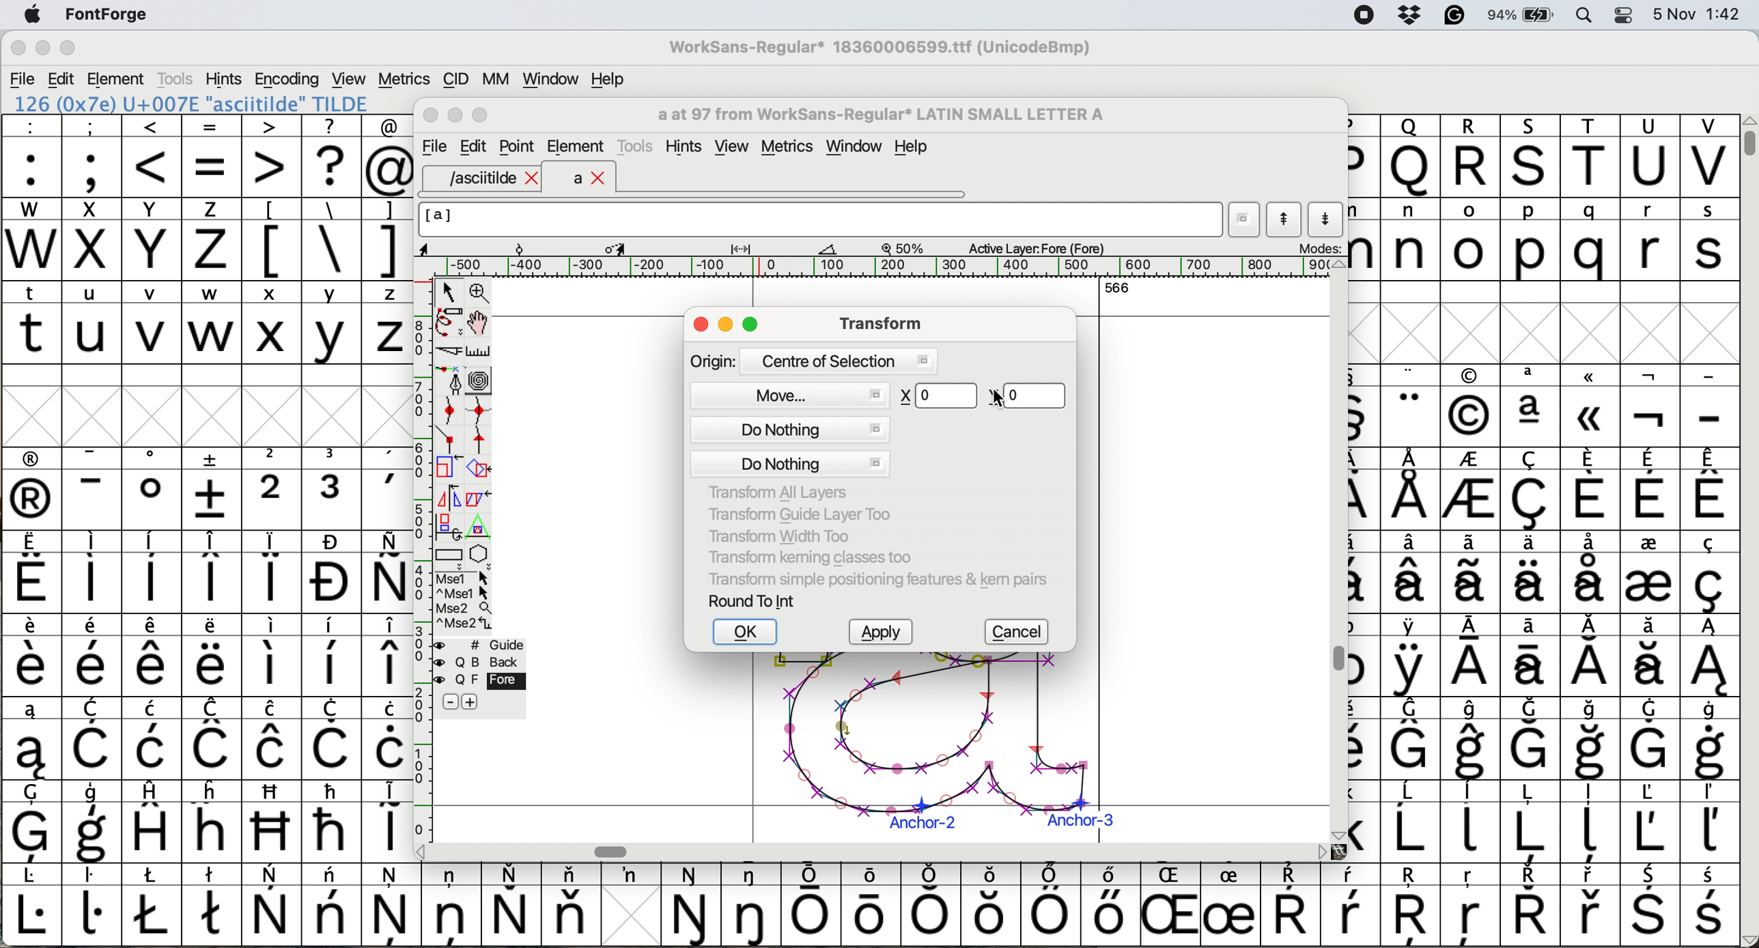 The image size is (1759, 948). What do you see at coordinates (1592, 405) in the screenshot?
I see `` at bounding box center [1592, 405].